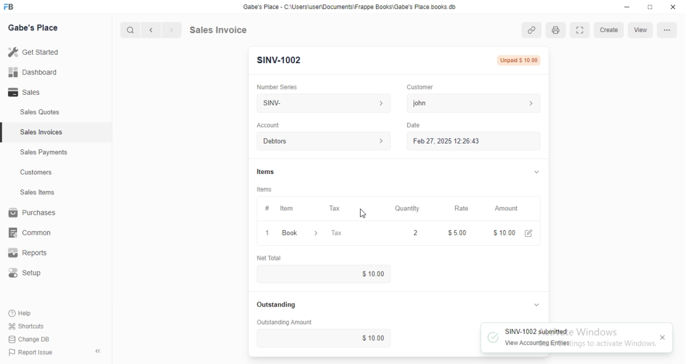 This screenshot has height=364, width=685. Describe the element at coordinates (405, 208) in the screenshot. I see `Quantity` at that location.